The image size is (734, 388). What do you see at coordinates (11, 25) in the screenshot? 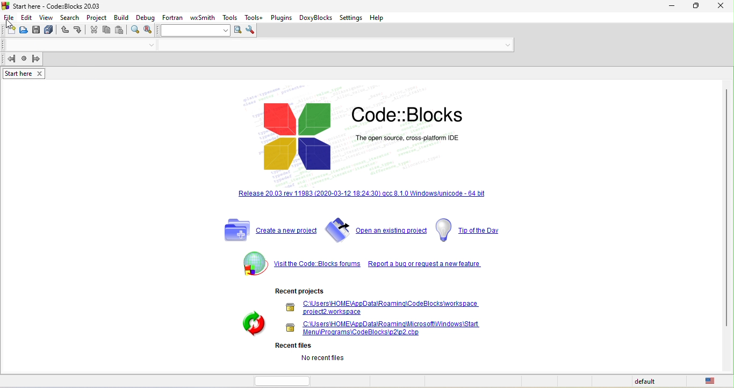
I see `cursor` at bounding box center [11, 25].